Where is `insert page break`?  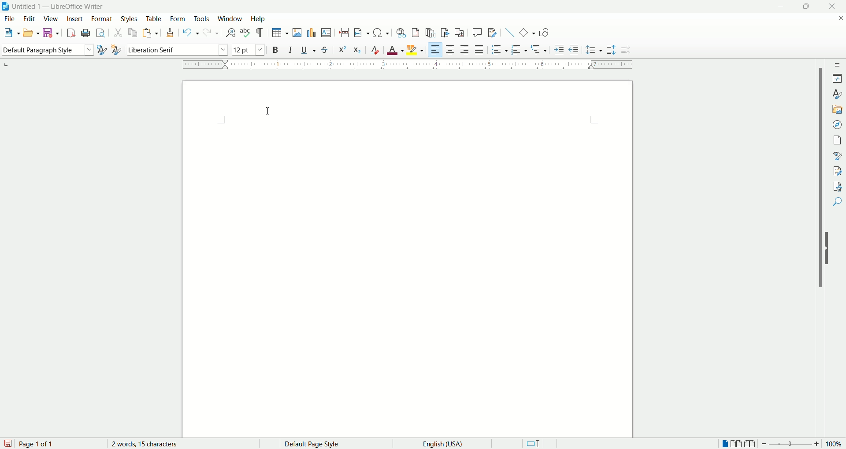
insert page break is located at coordinates (344, 32).